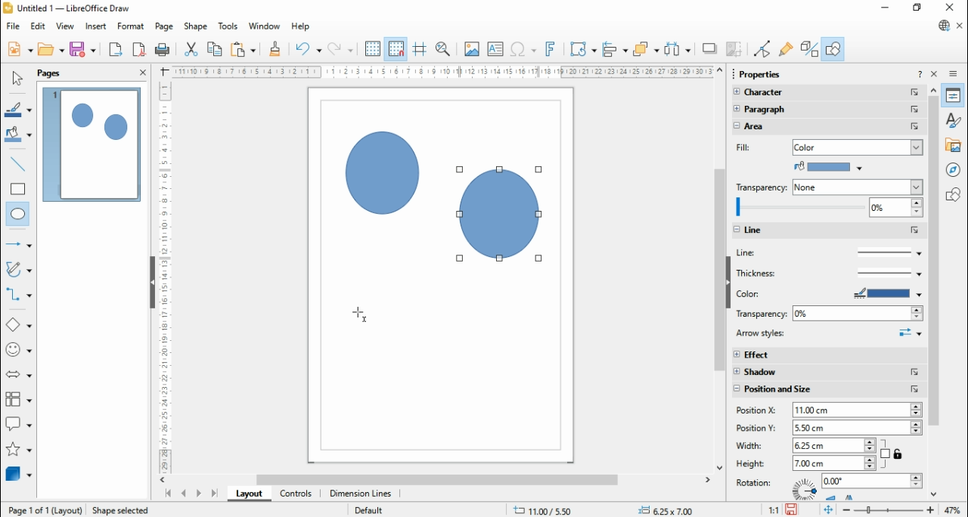 This screenshot has width=968, height=517. What do you see at coordinates (420, 49) in the screenshot?
I see `helplines while moving` at bounding box center [420, 49].